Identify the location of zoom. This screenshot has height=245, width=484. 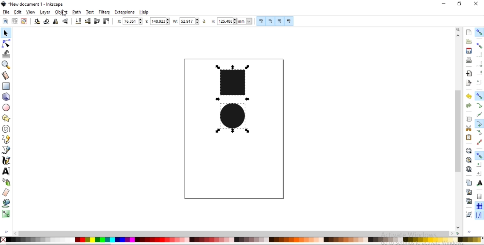
(459, 30).